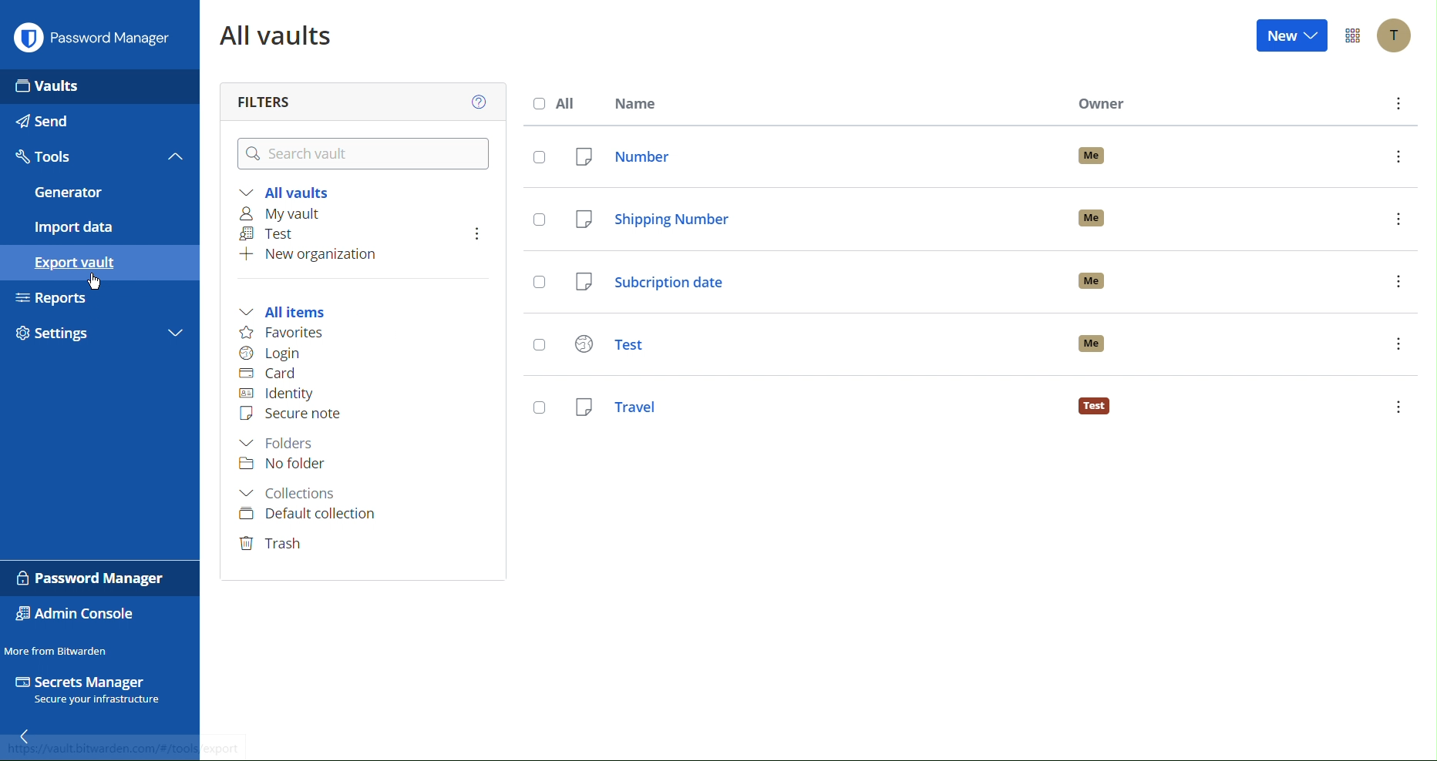 This screenshot has width=1437, height=761. What do you see at coordinates (94, 692) in the screenshot?
I see `Secrets Manager ` at bounding box center [94, 692].